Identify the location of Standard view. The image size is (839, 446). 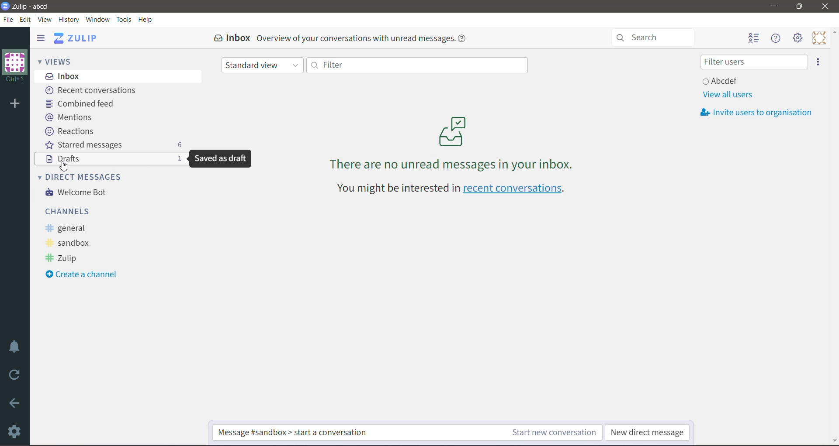
(263, 66).